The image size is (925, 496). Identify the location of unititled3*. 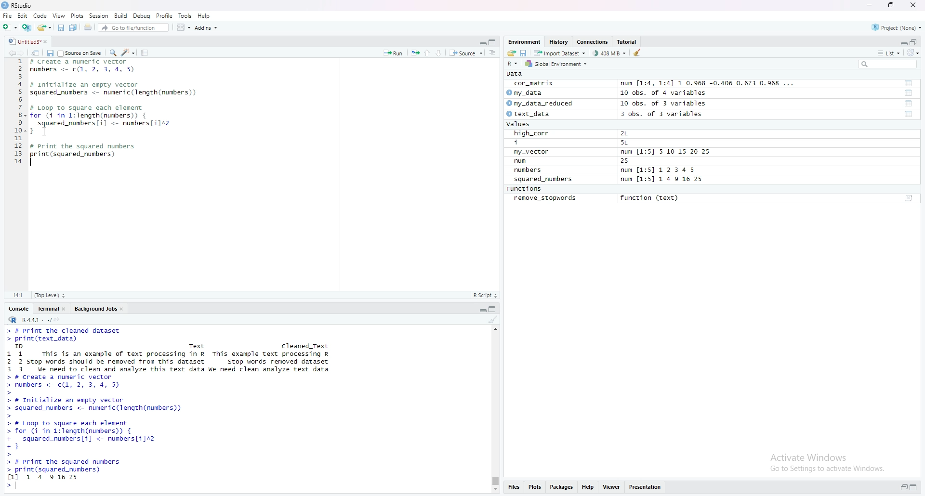
(23, 41).